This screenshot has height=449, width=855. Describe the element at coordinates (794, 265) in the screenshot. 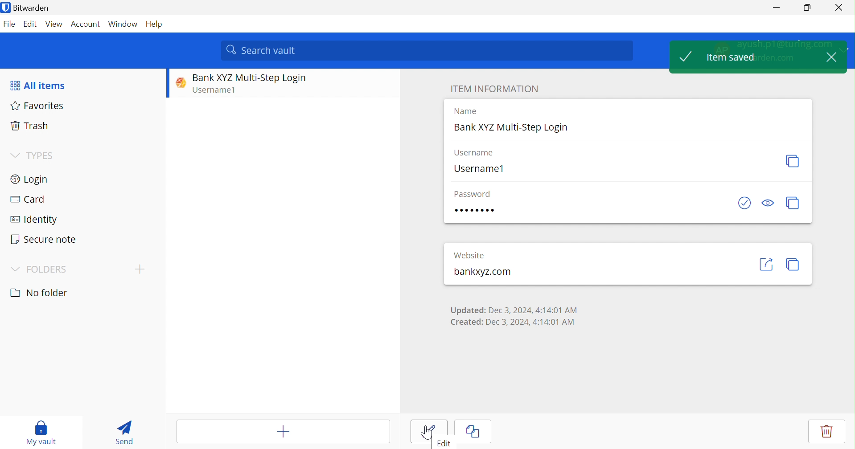

I see `copy` at that location.